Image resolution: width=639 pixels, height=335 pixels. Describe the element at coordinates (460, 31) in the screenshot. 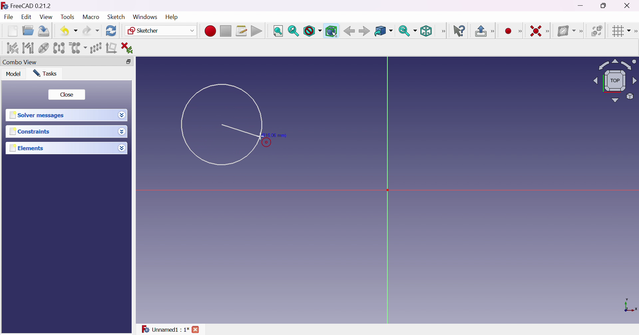

I see `What's this?` at that location.